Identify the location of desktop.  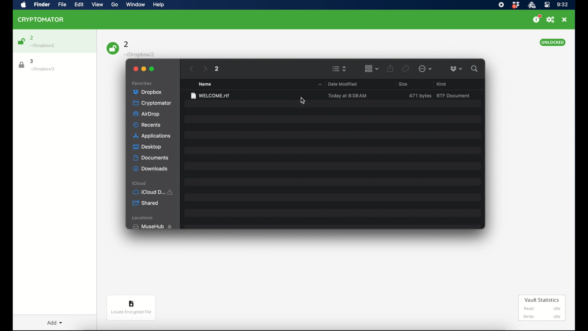
(147, 147).